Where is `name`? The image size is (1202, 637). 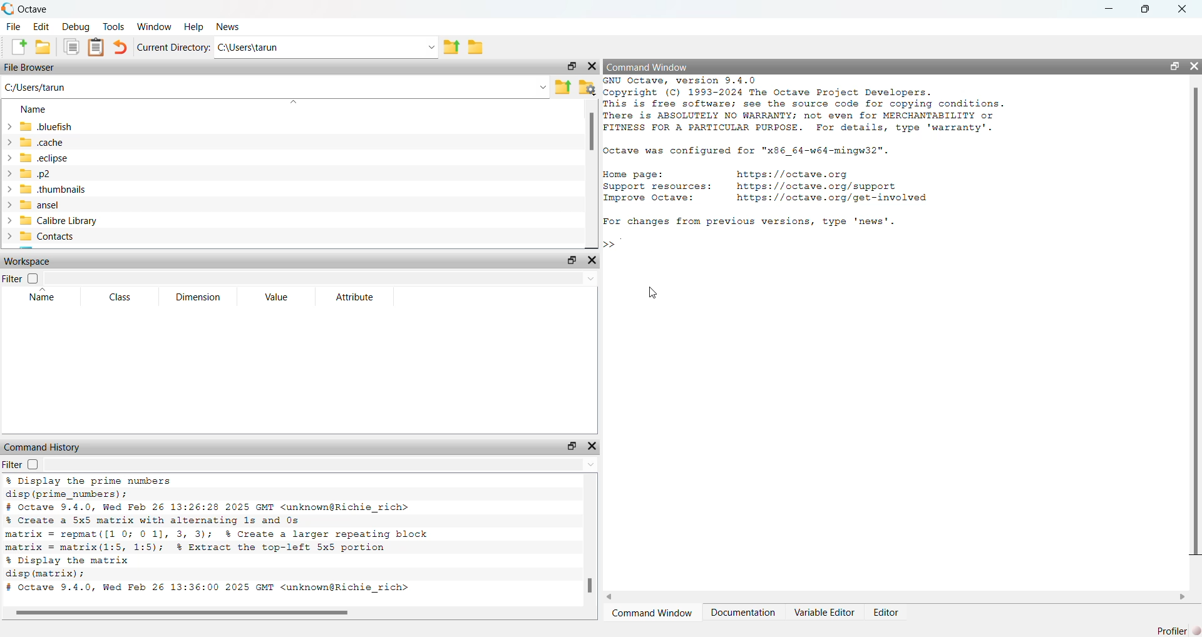
name is located at coordinates (31, 108).